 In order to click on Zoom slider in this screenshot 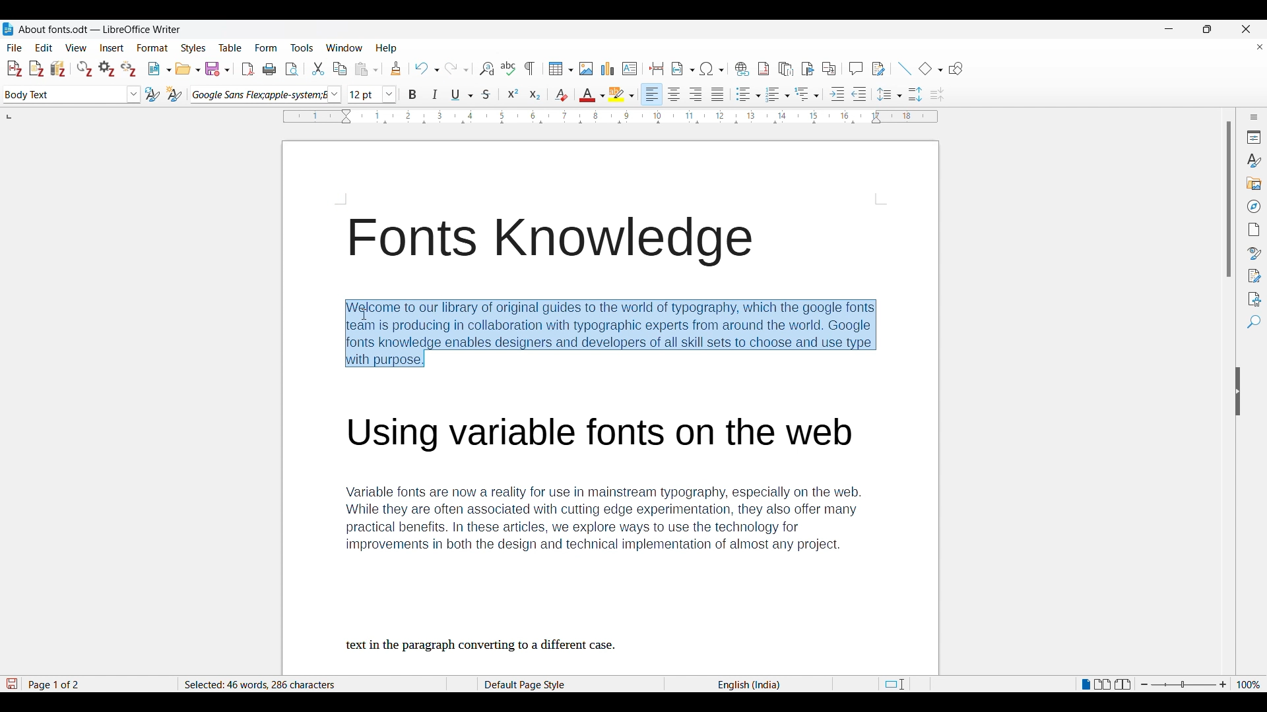, I will do `click(1184, 684)`.